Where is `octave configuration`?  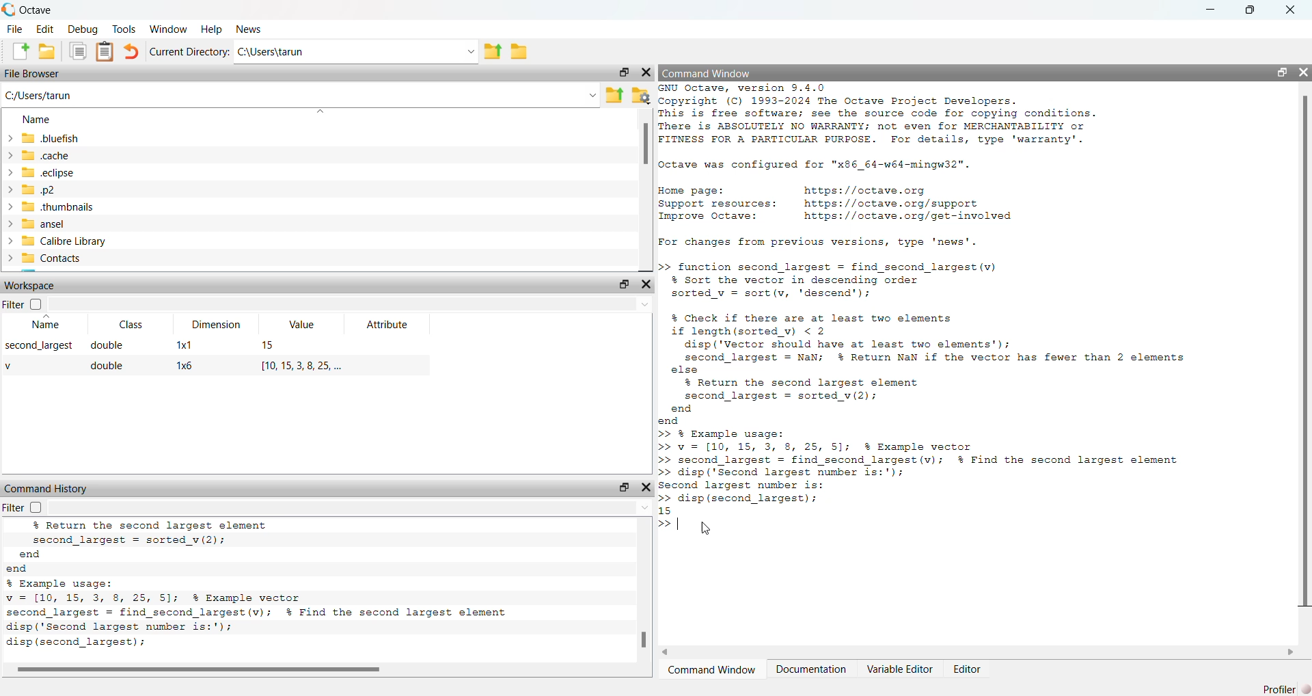
octave configuration is located at coordinates (830, 165).